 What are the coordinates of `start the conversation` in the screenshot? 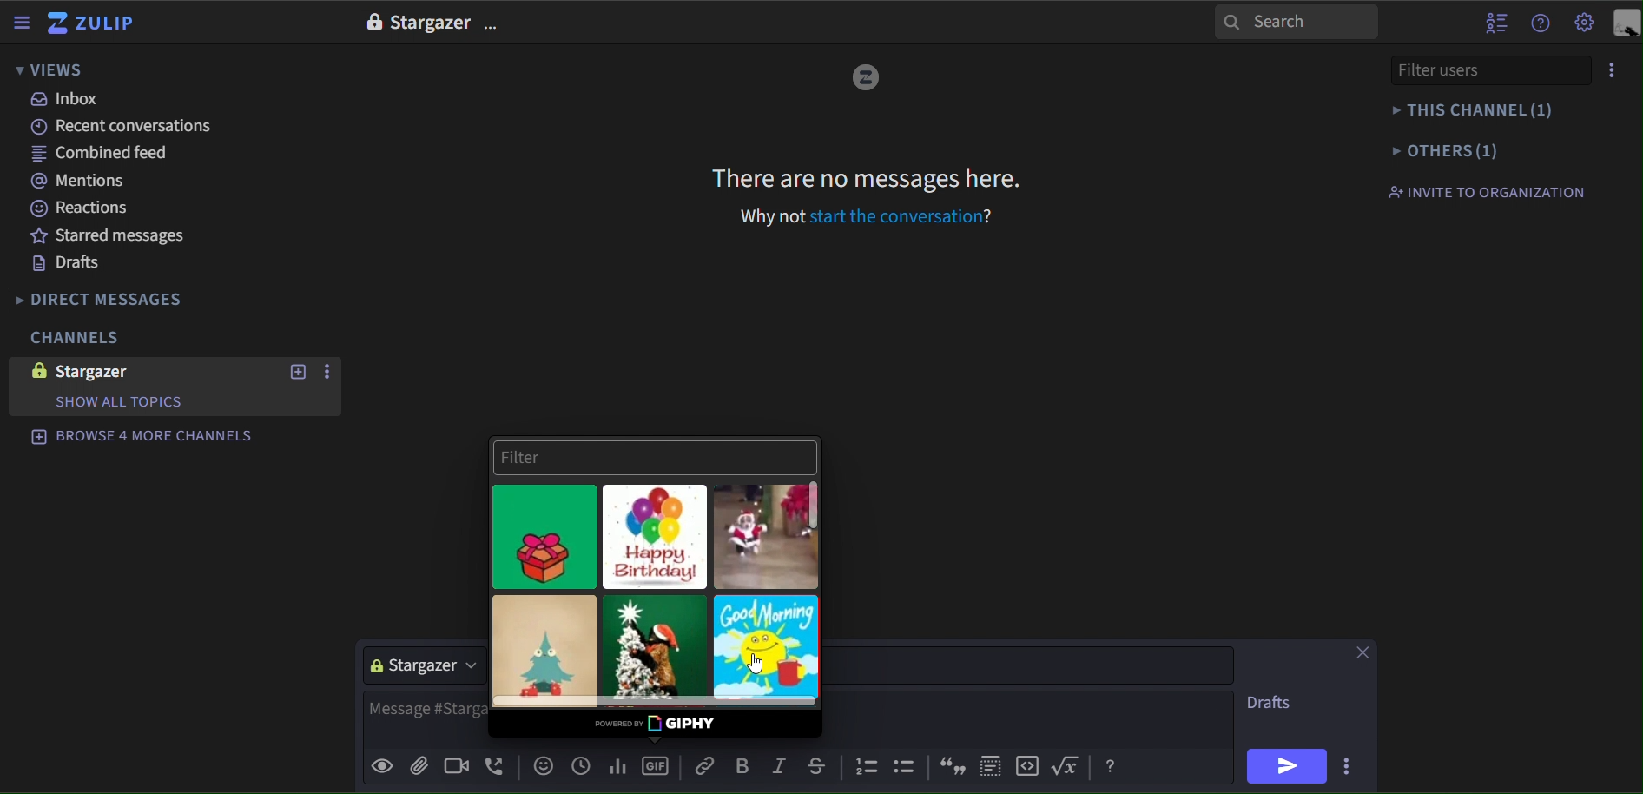 It's located at (894, 216).